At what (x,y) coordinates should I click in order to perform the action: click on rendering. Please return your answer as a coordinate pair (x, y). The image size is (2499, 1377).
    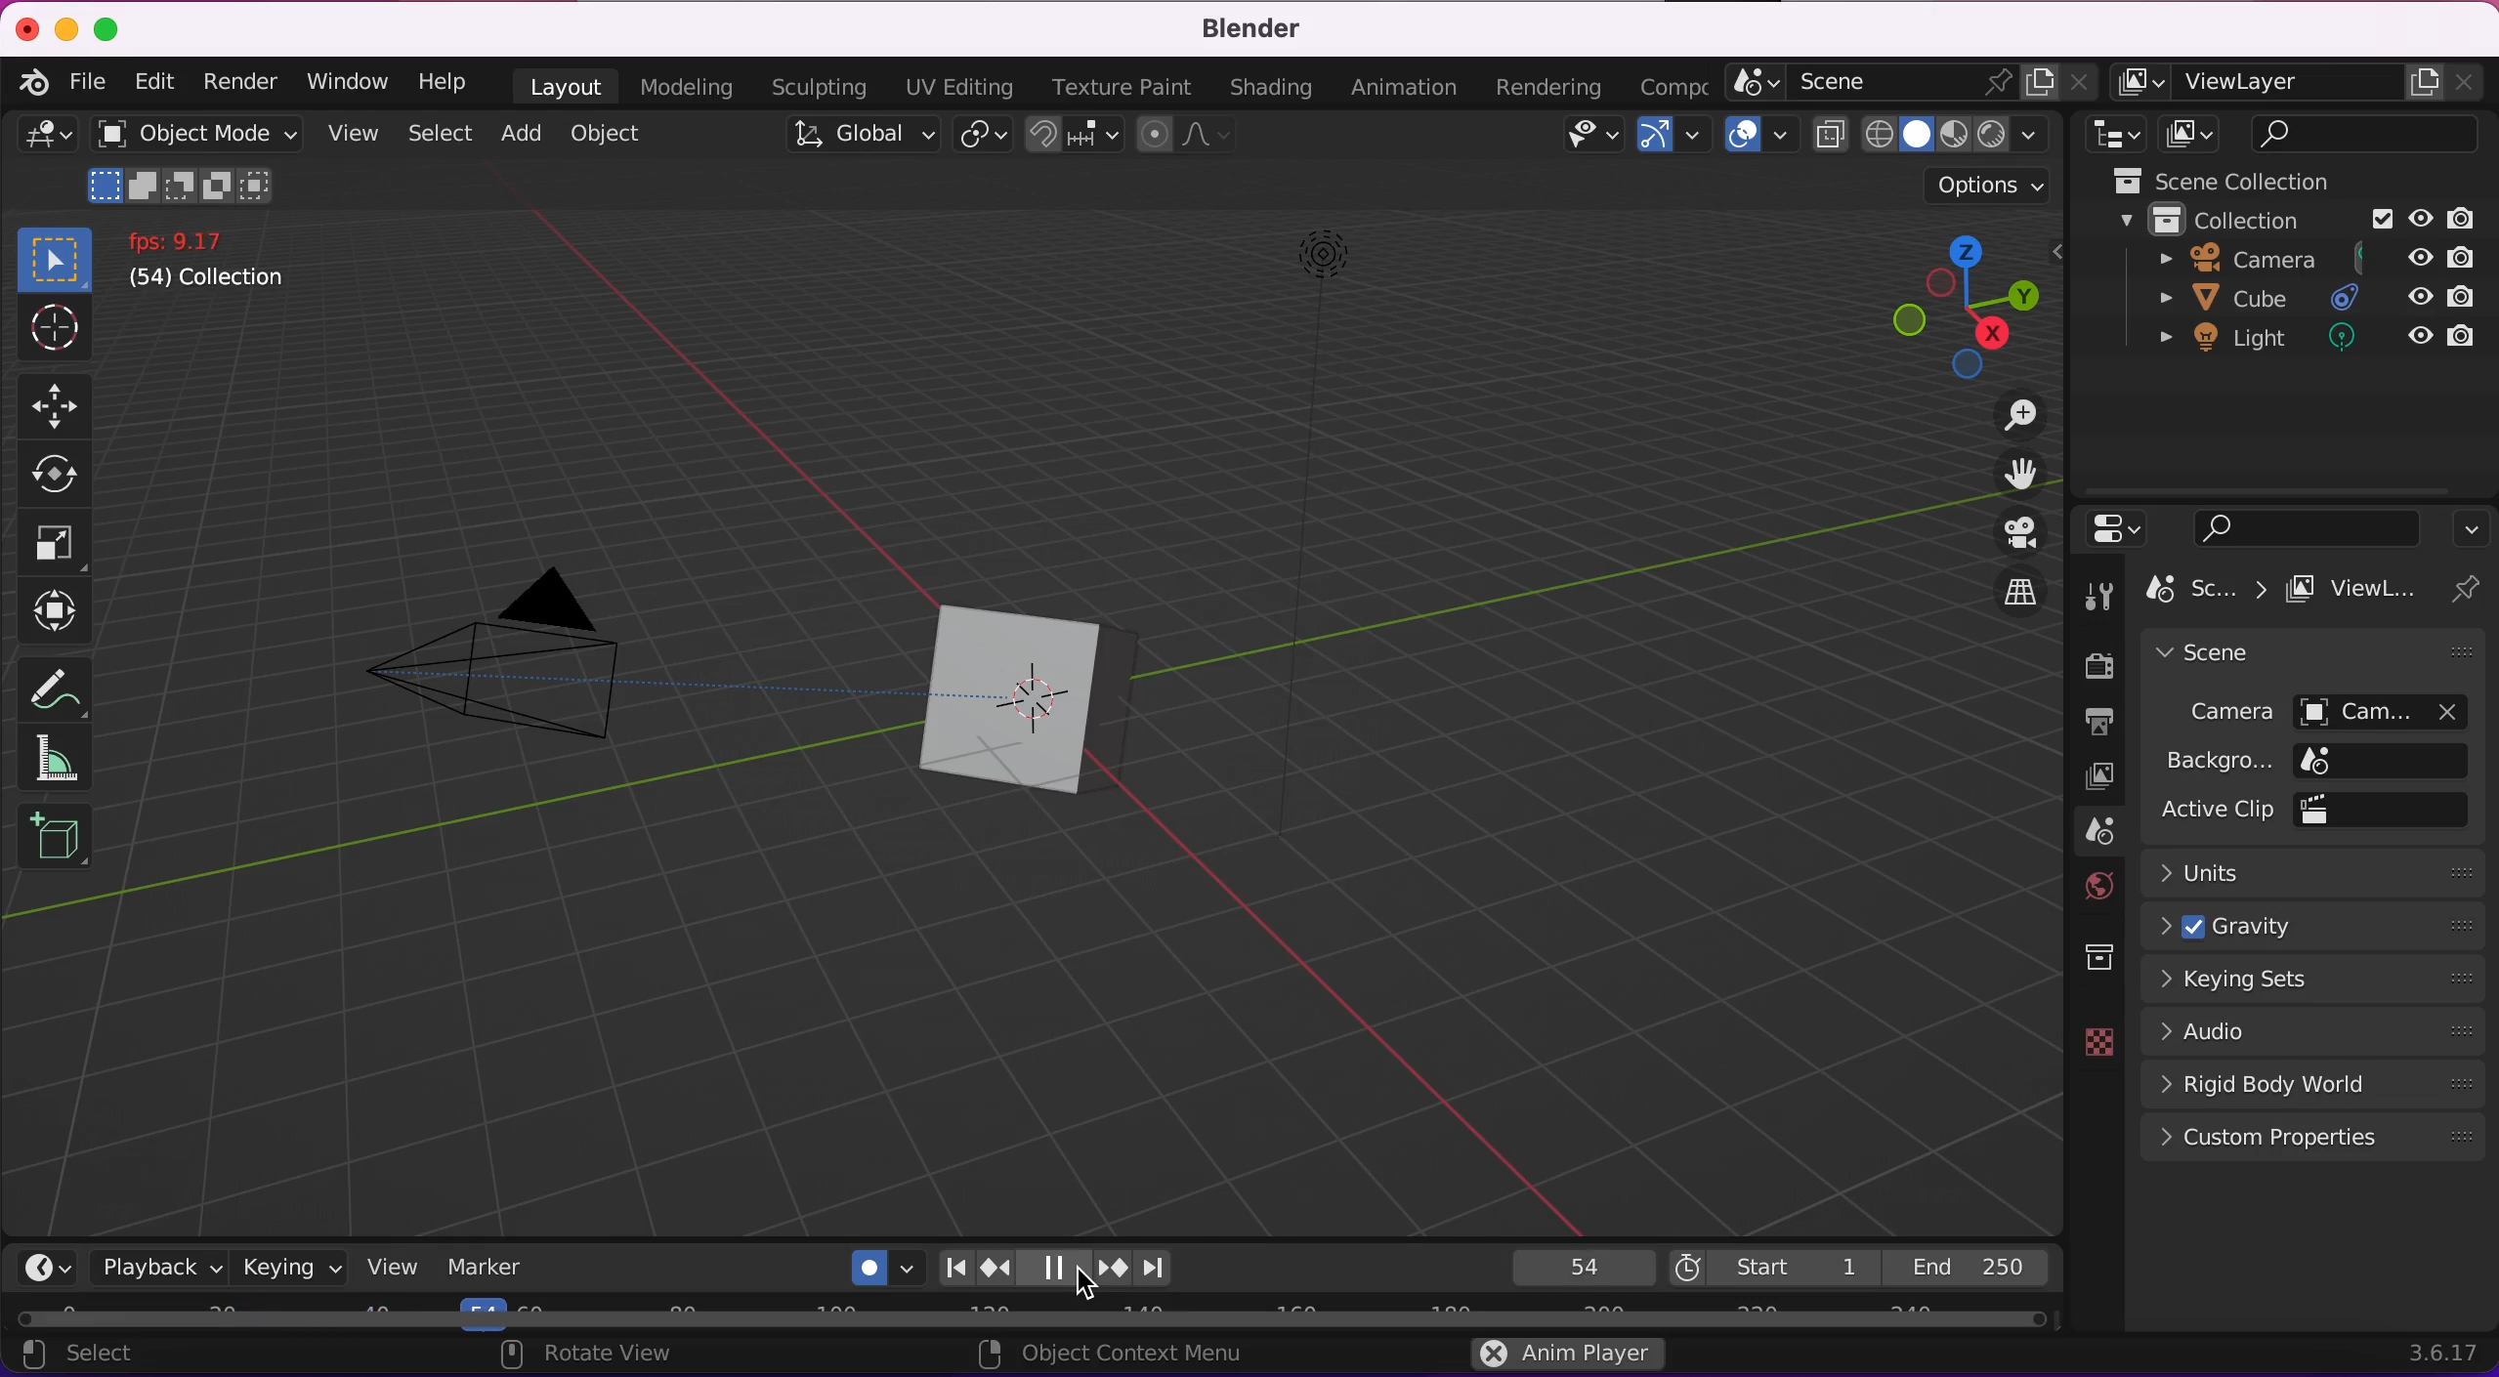
    Looking at the image, I should click on (1557, 85).